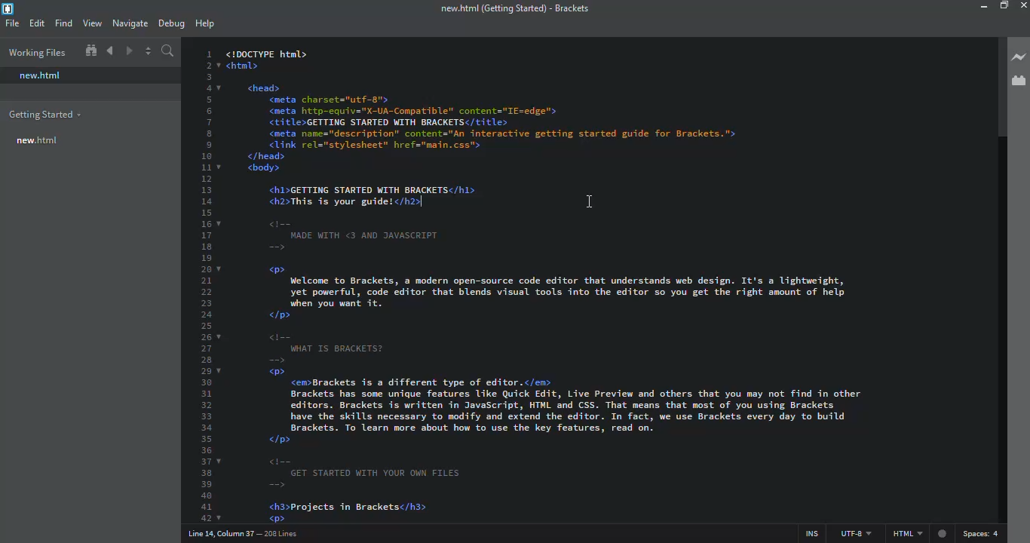 The height and width of the screenshot is (543, 1030). Describe the element at coordinates (173, 22) in the screenshot. I see `debug` at that location.